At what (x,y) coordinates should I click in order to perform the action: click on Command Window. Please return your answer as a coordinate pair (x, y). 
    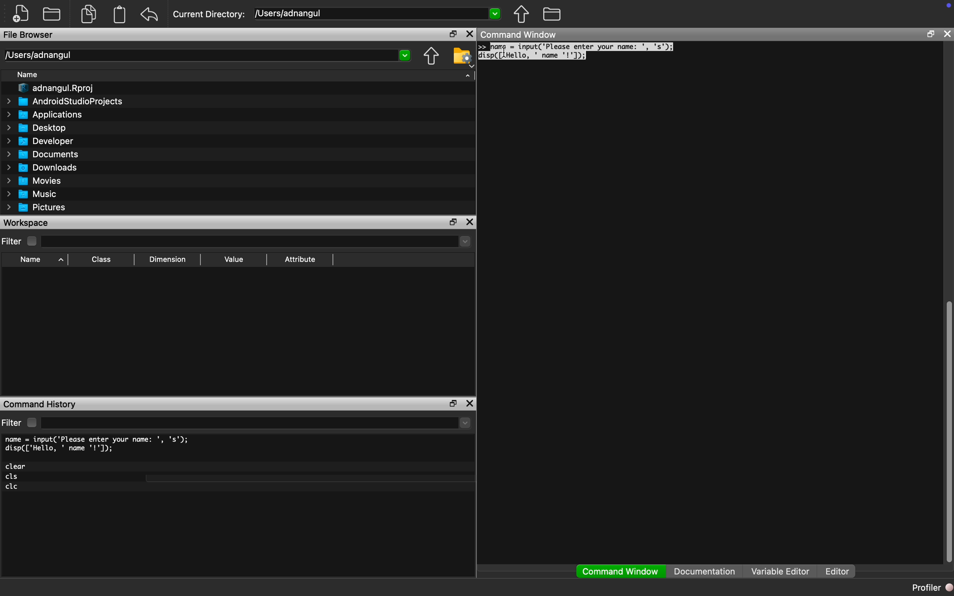
    Looking at the image, I should click on (621, 572).